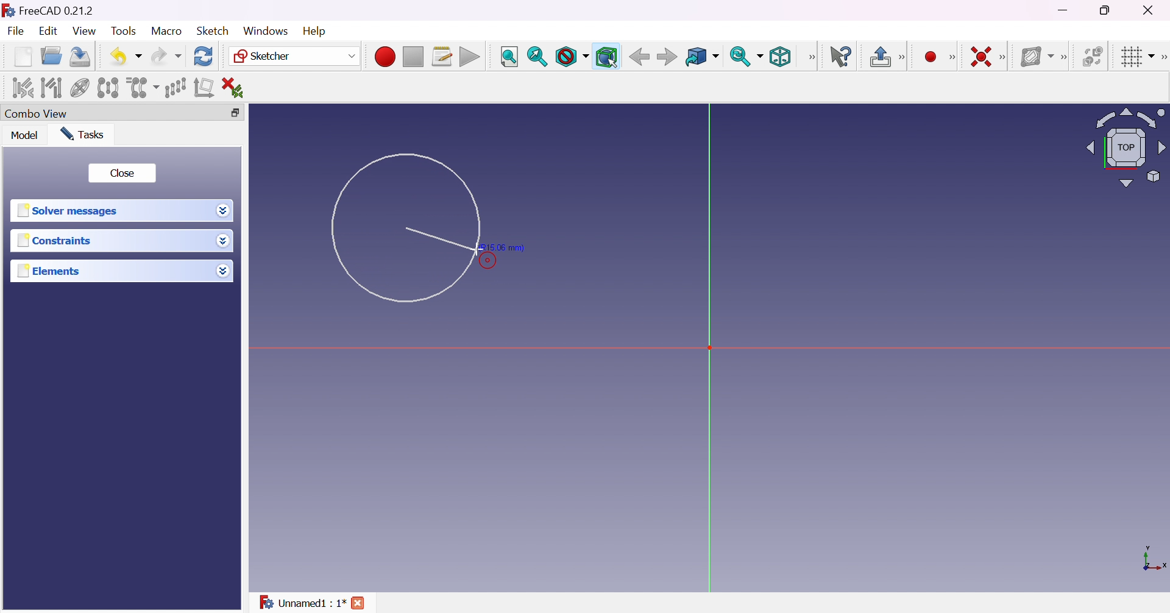  I want to click on Isometric, so click(779, 58).